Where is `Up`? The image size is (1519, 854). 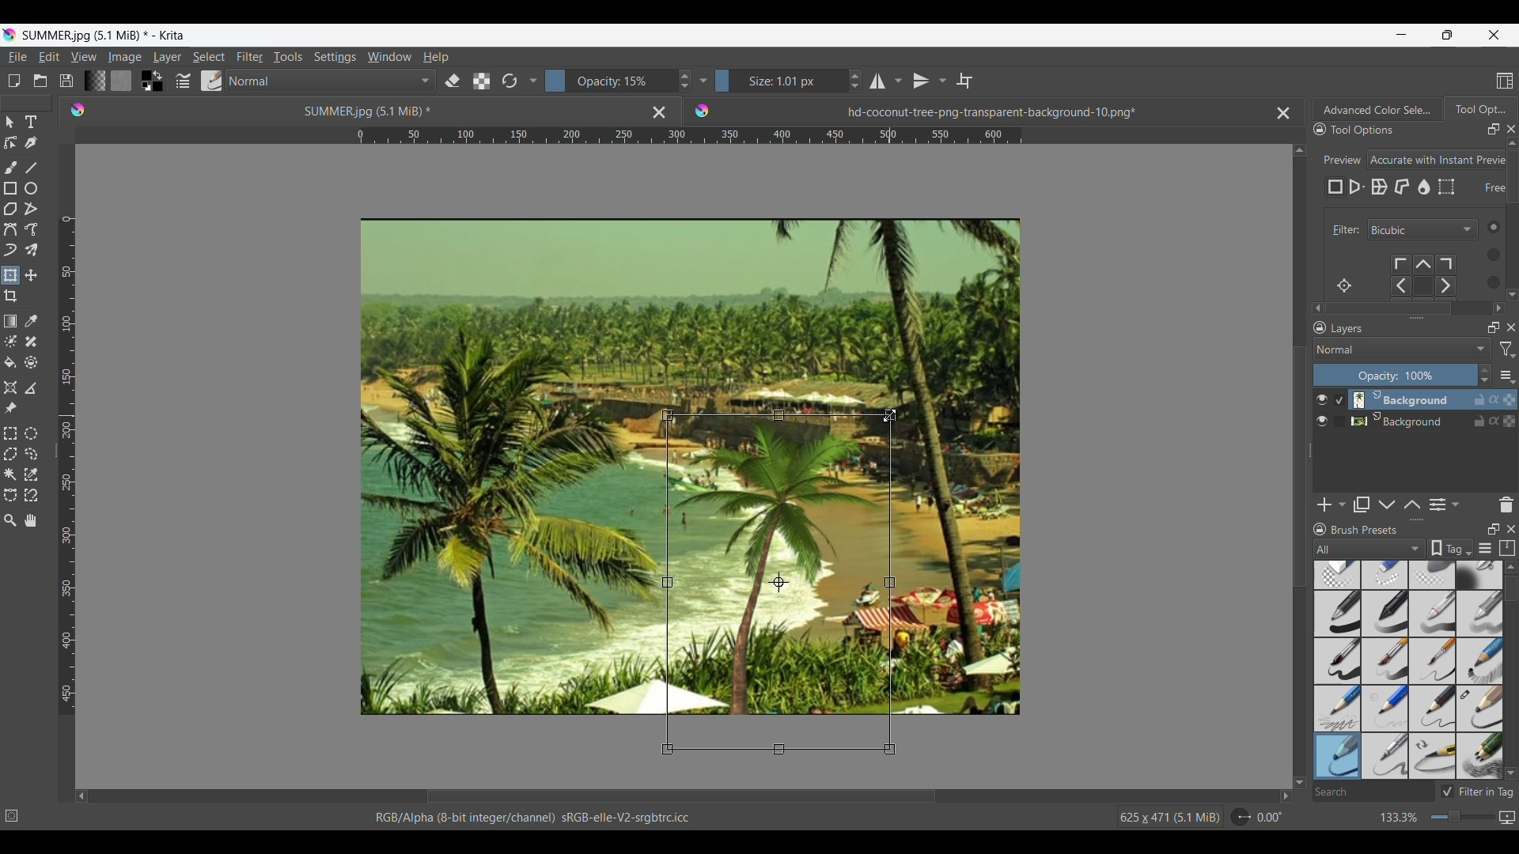
Up is located at coordinates (1300, 147).